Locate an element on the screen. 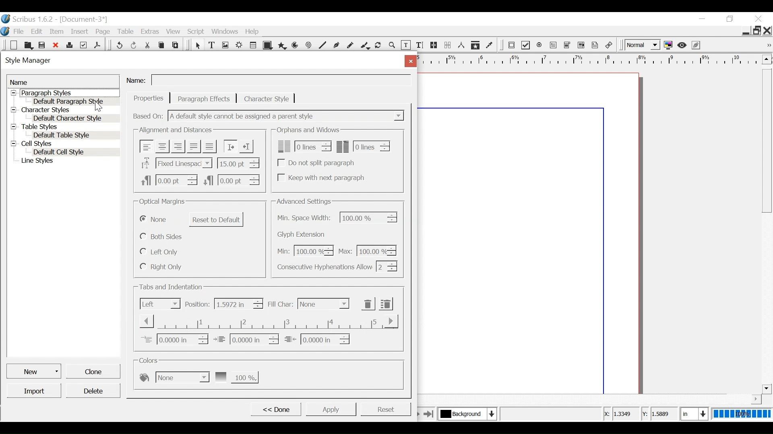 The image size is (773, 434). Copy items properties is located at coordinates (475, 45).